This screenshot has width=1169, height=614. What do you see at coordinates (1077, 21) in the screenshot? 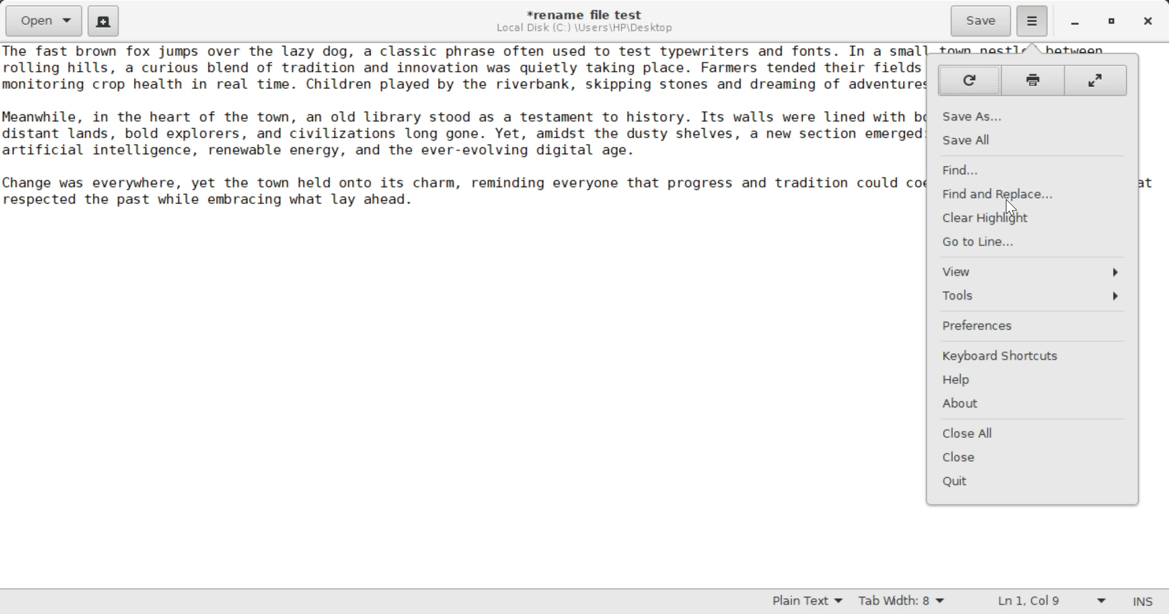
I see `Restore Down` at bounding box center [1077, 21].